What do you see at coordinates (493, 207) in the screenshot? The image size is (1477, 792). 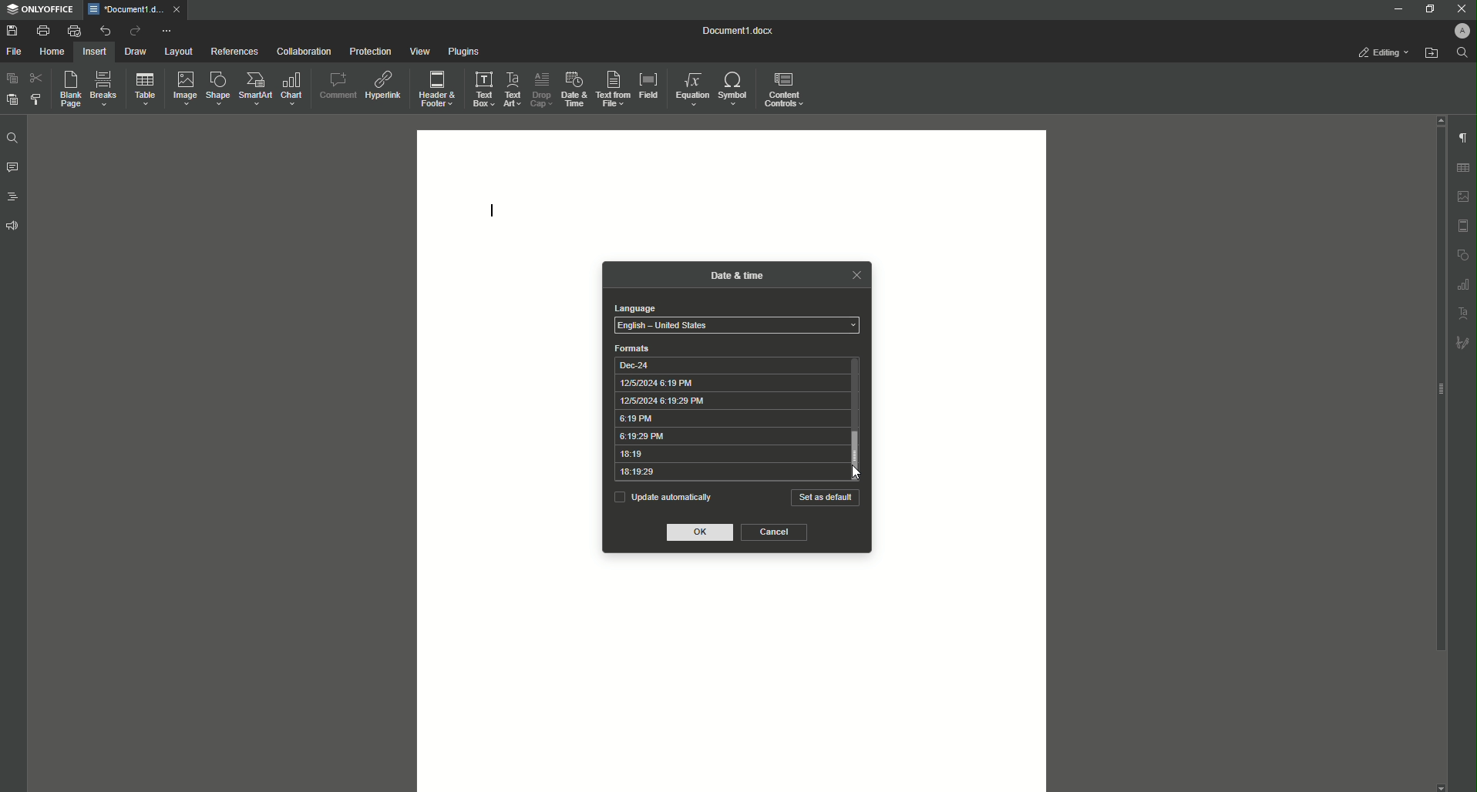 I see `Text Line` at bounding box center [493, 207].